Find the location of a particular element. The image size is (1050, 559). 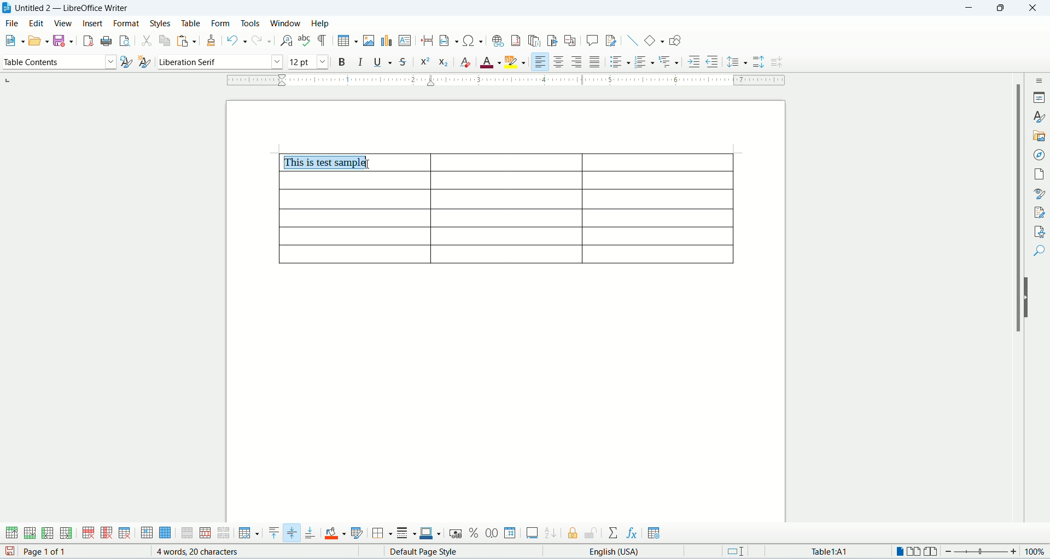

save is located at coordinates (8, 552).